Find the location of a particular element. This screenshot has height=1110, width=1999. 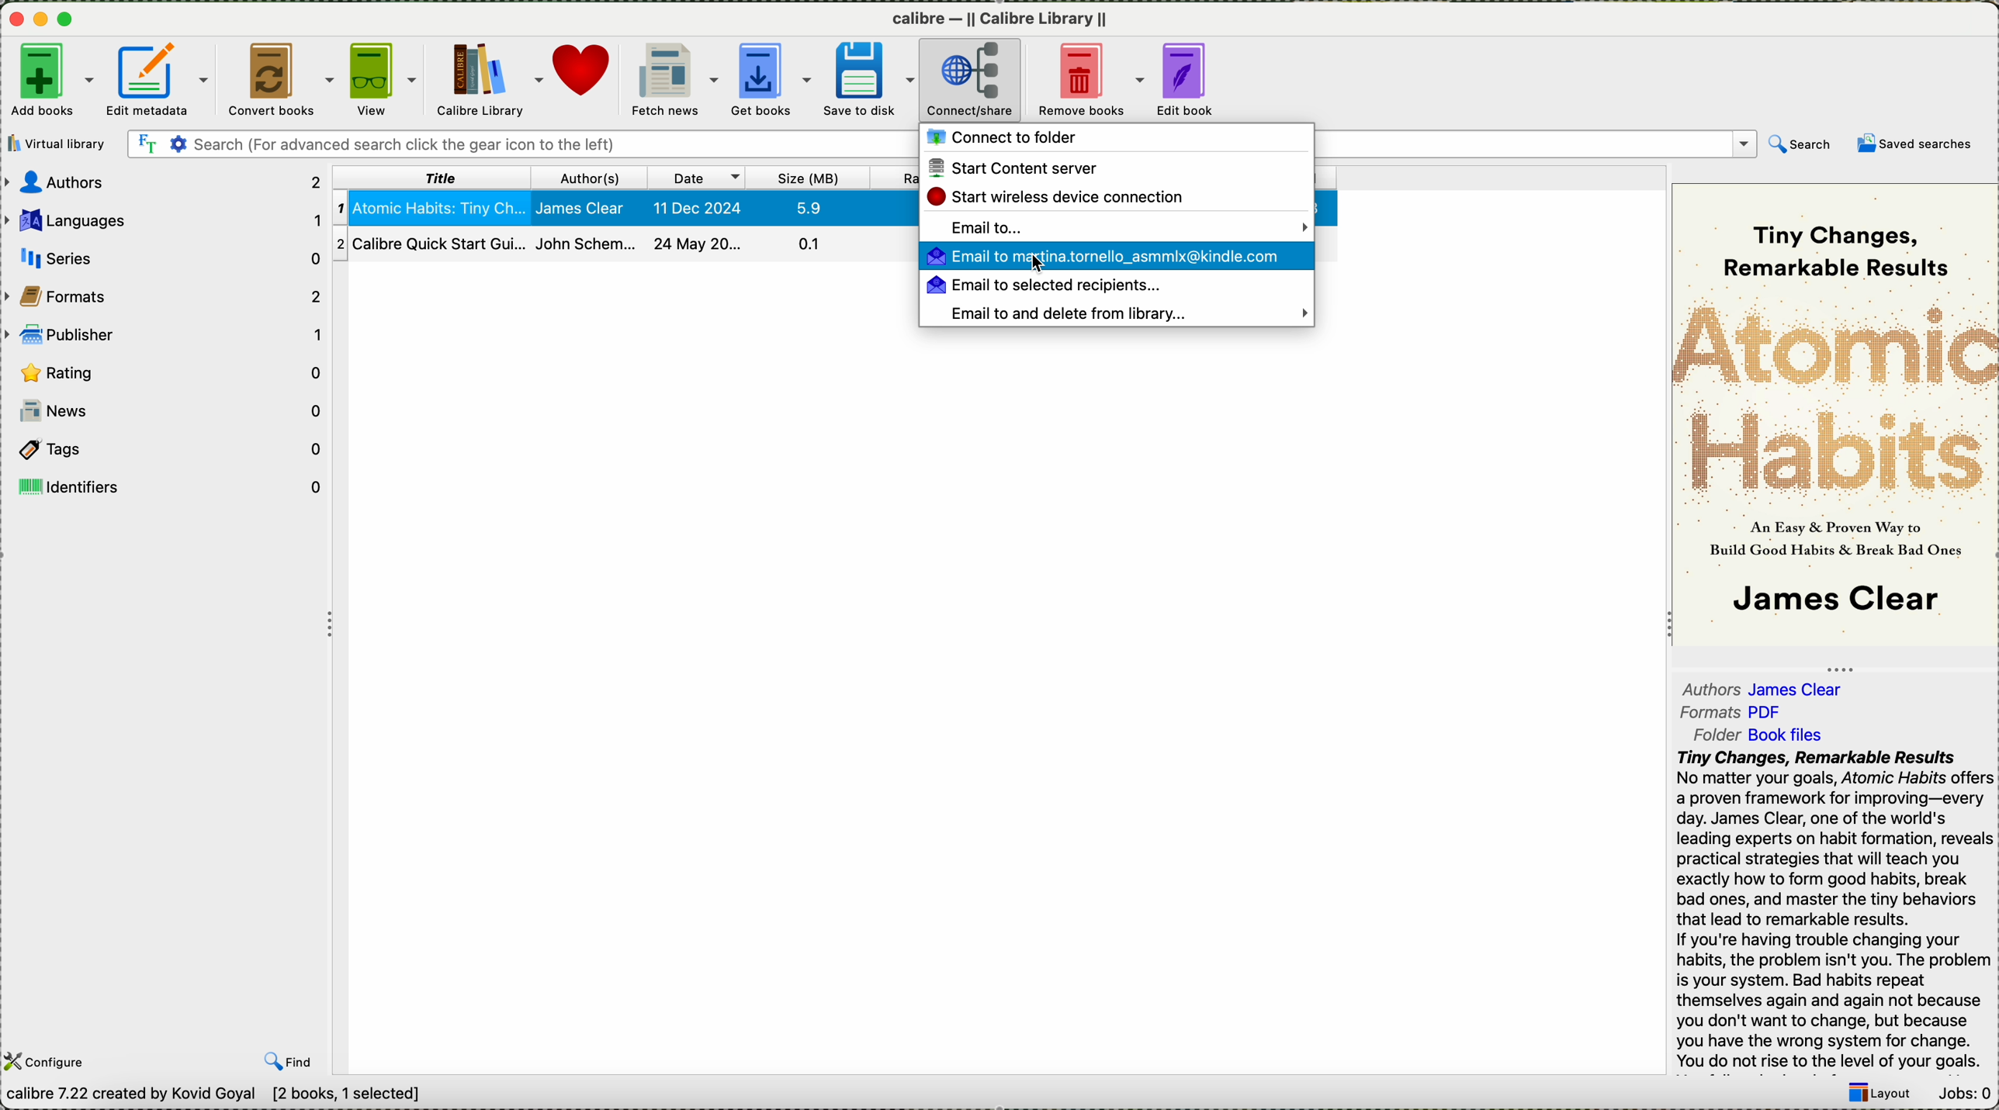

identifiers is located at coordinates (165, 486).